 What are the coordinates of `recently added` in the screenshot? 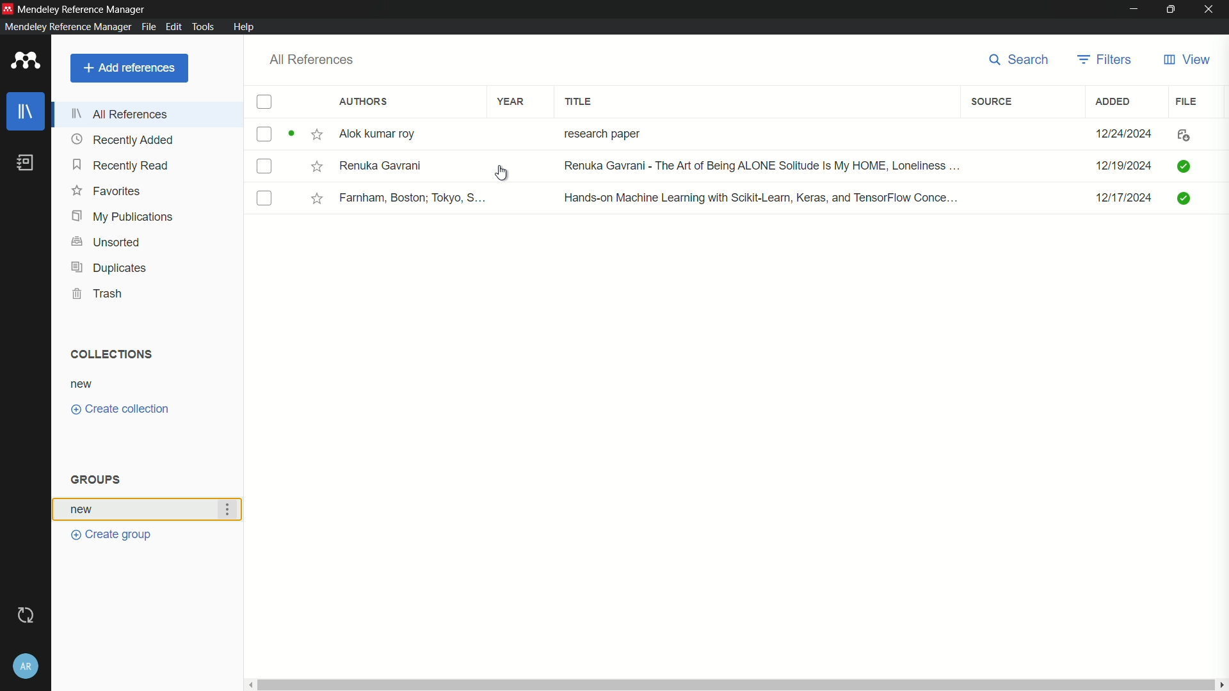 It's located at (123, 139).